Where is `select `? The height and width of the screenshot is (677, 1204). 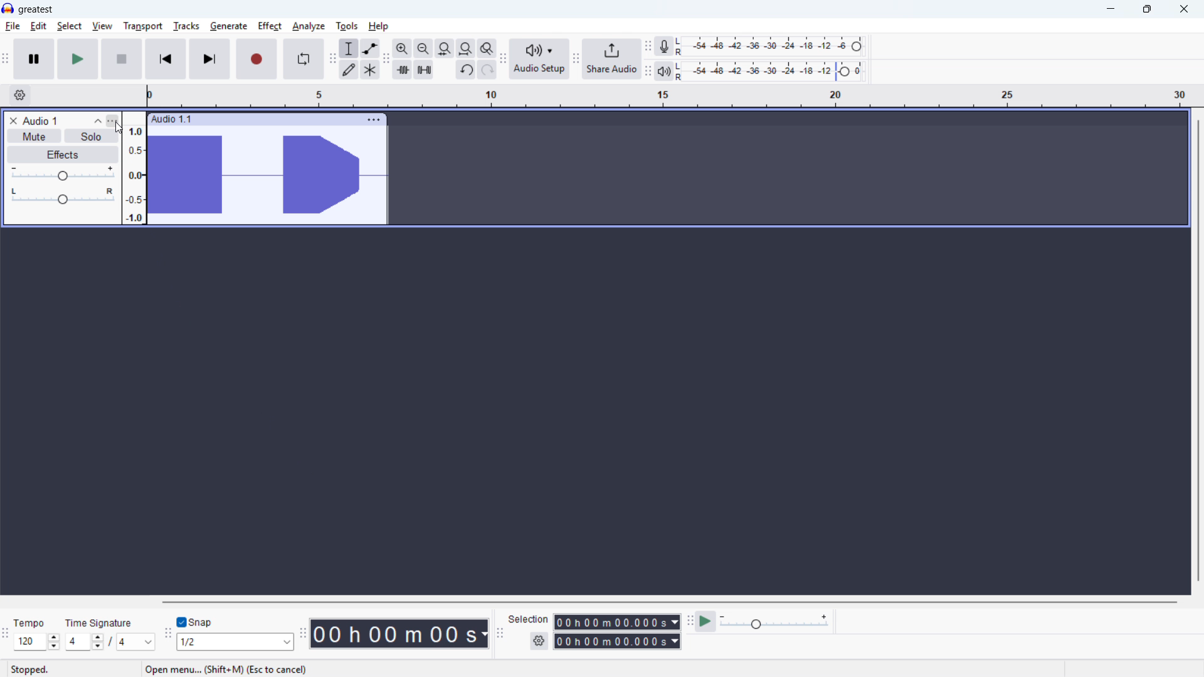
select  is located at coordinates (70, 26).